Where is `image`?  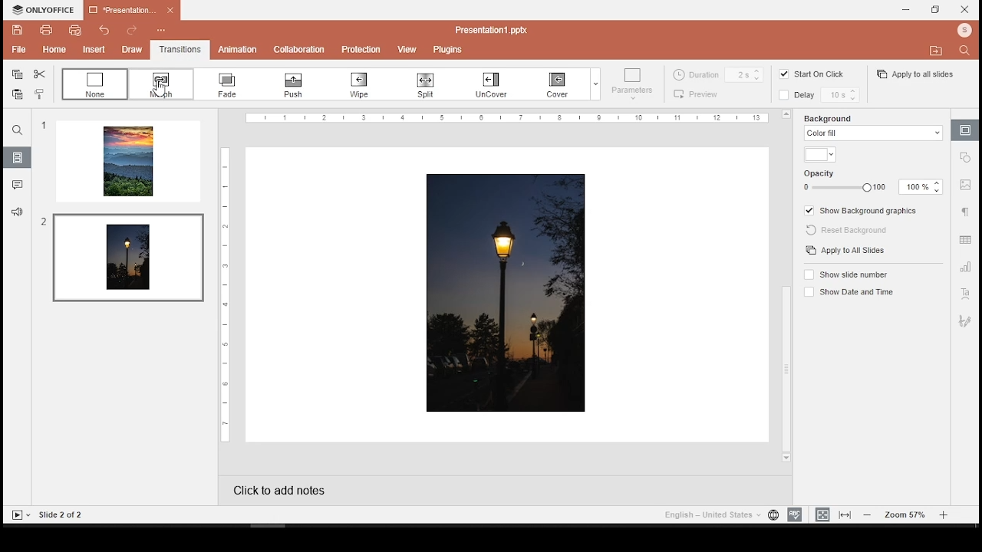 image is located at coordinates (781, 97).